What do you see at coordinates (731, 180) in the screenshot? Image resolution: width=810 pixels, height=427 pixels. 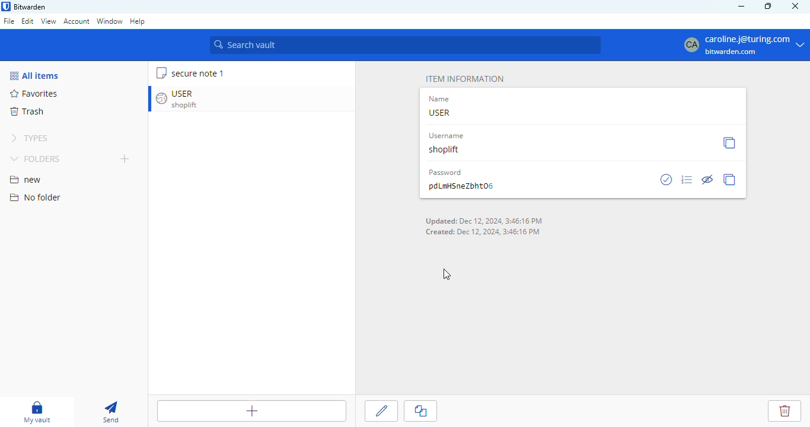 I see `copy password` at bounding box center [731, 180].